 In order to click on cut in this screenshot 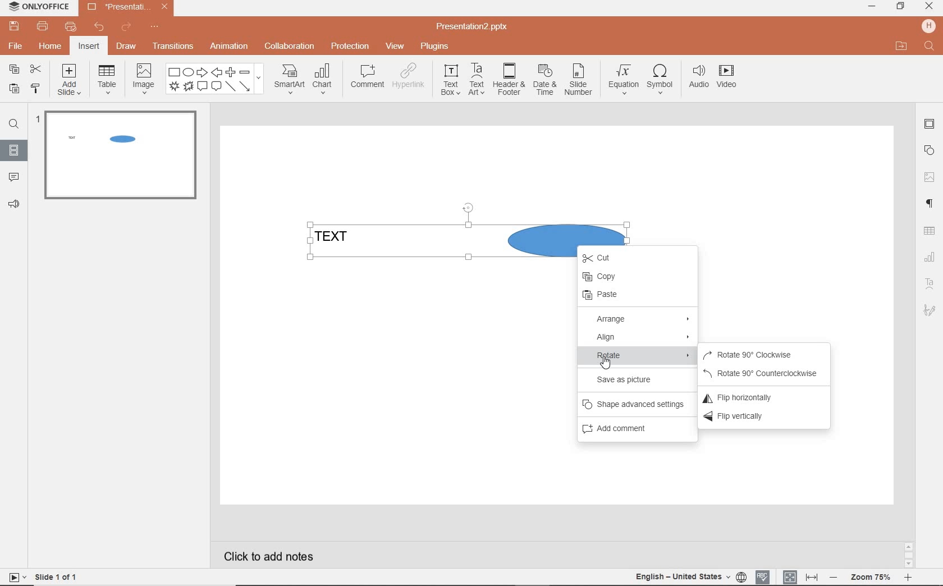, I will do `click(36, 70)`.